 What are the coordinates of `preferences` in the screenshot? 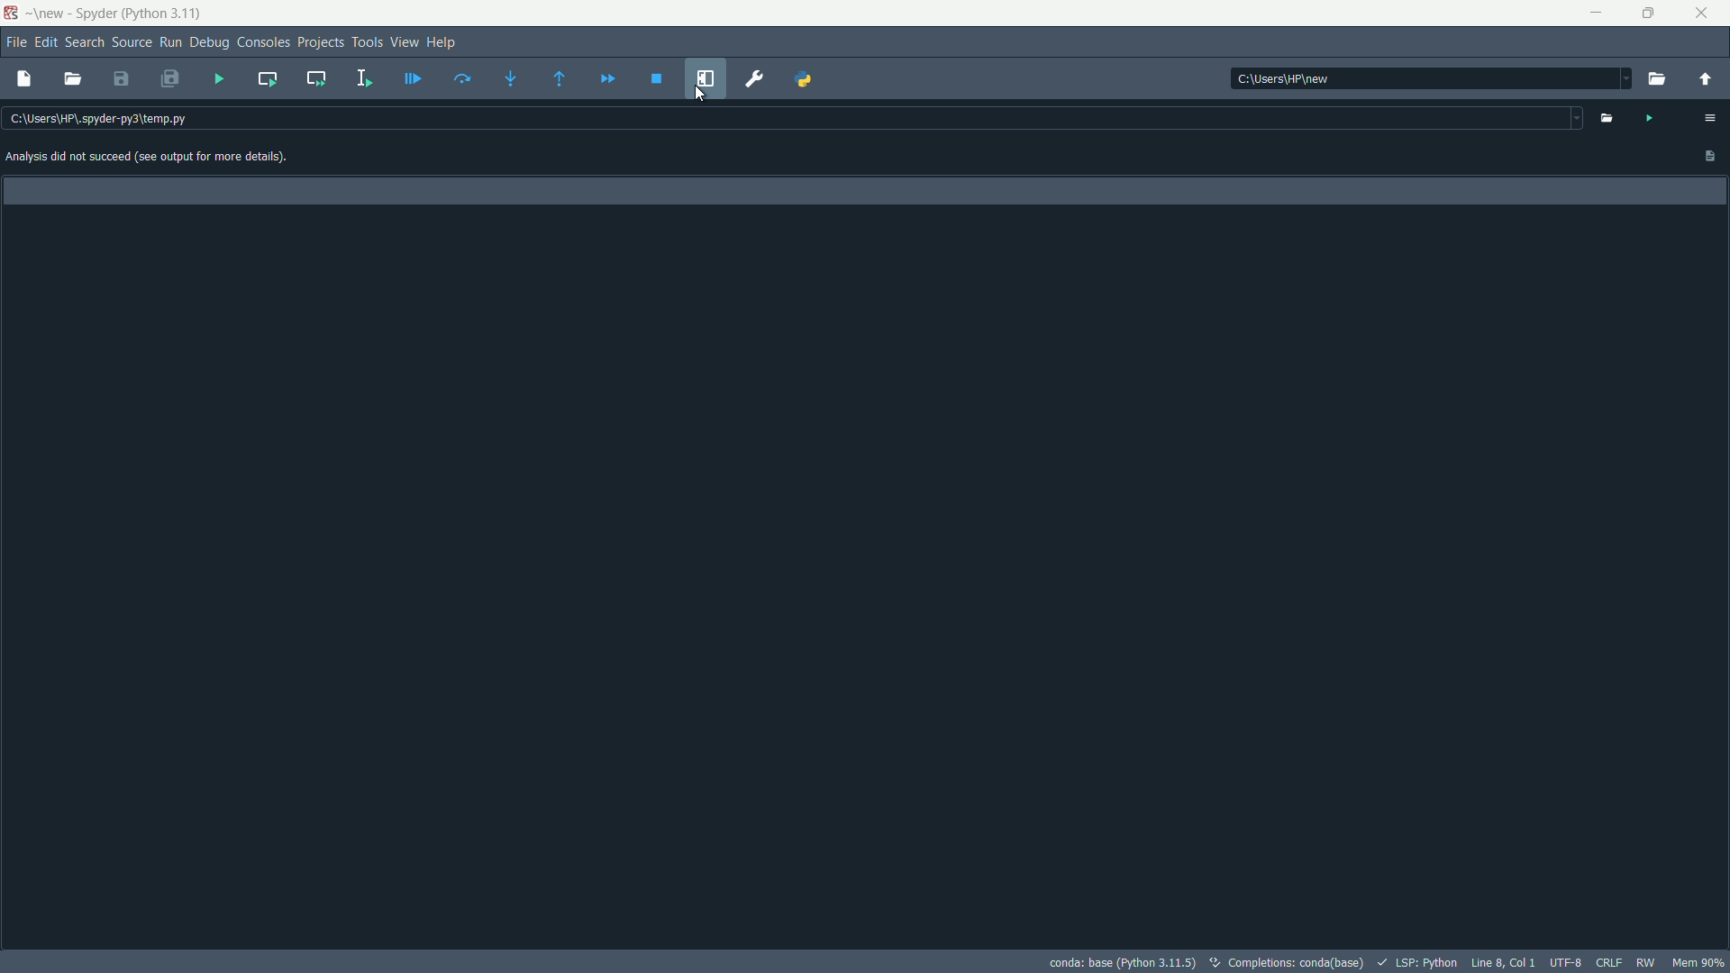 It's located at (754, 79).